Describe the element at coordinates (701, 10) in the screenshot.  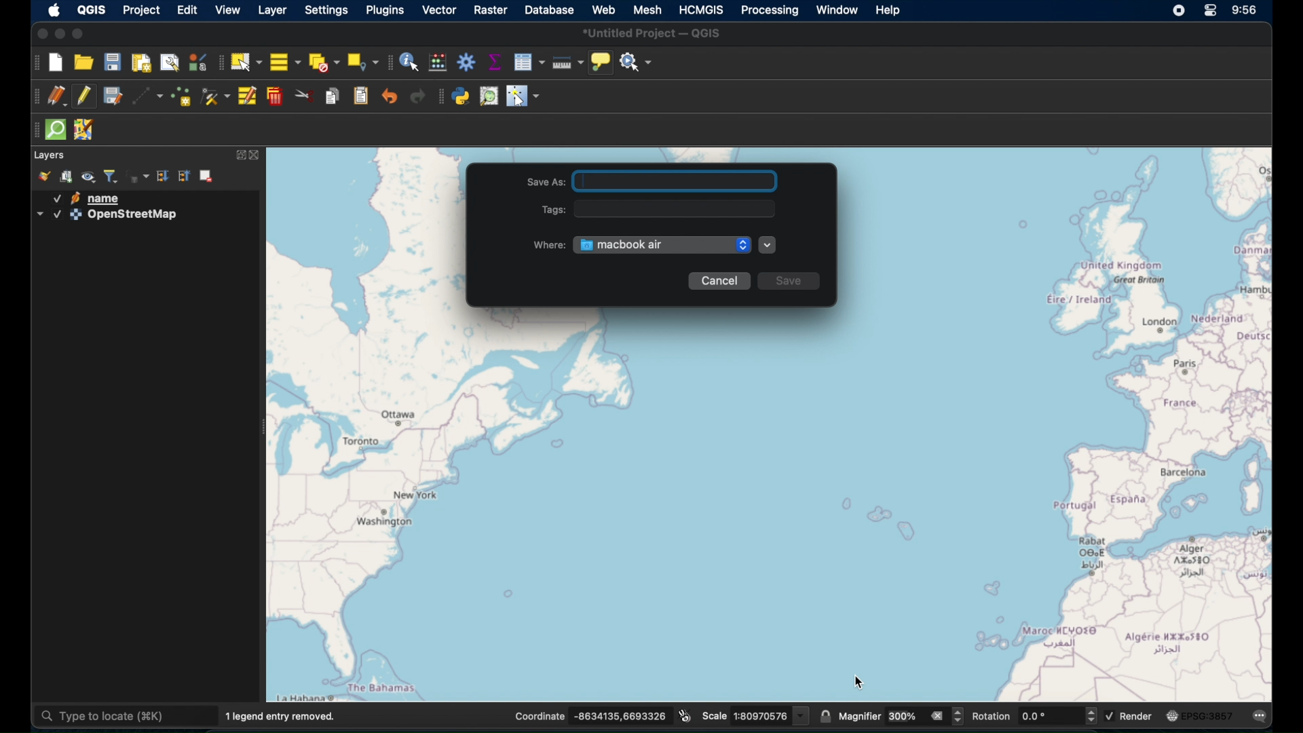
I see `HCMGIS` at that location.